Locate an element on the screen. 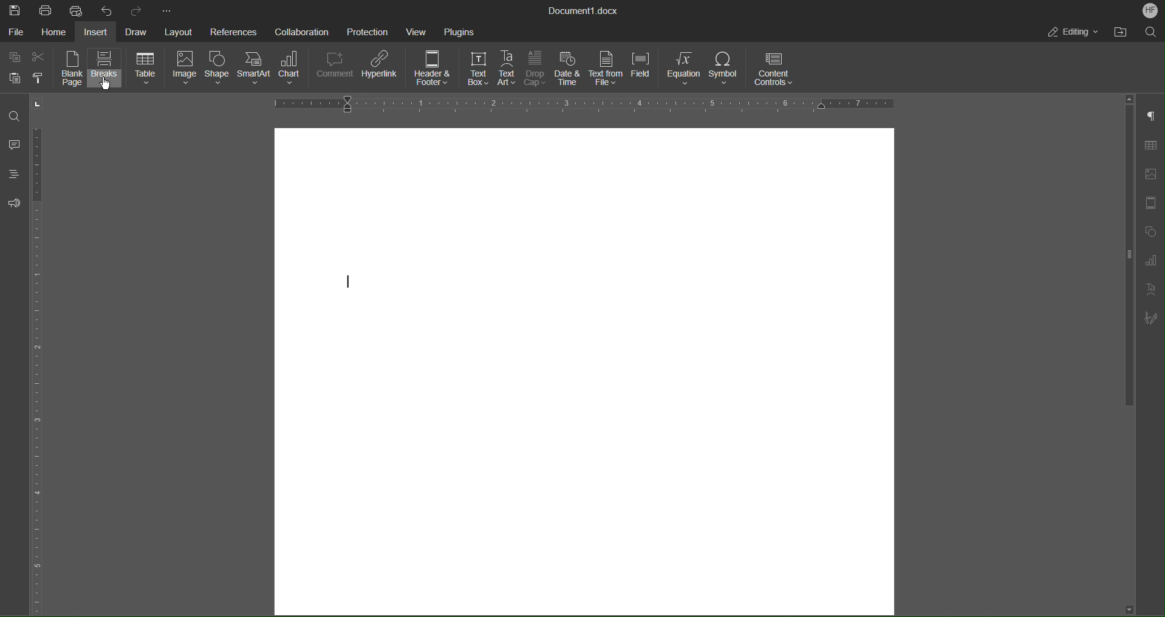  vertical scroll bar is located at coordinates (1125, 253).